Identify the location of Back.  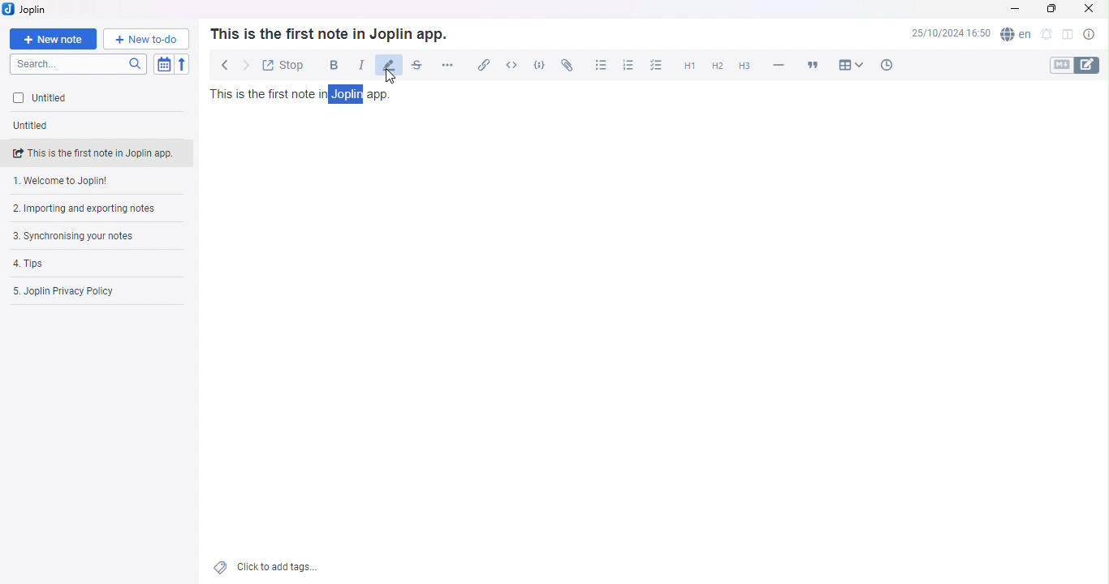
(221, 62).